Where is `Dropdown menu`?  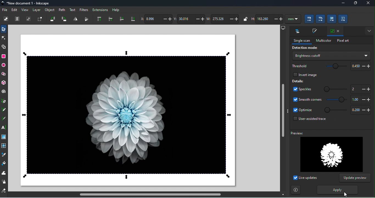
Dropdown menu is located at coordinates (331, 55).